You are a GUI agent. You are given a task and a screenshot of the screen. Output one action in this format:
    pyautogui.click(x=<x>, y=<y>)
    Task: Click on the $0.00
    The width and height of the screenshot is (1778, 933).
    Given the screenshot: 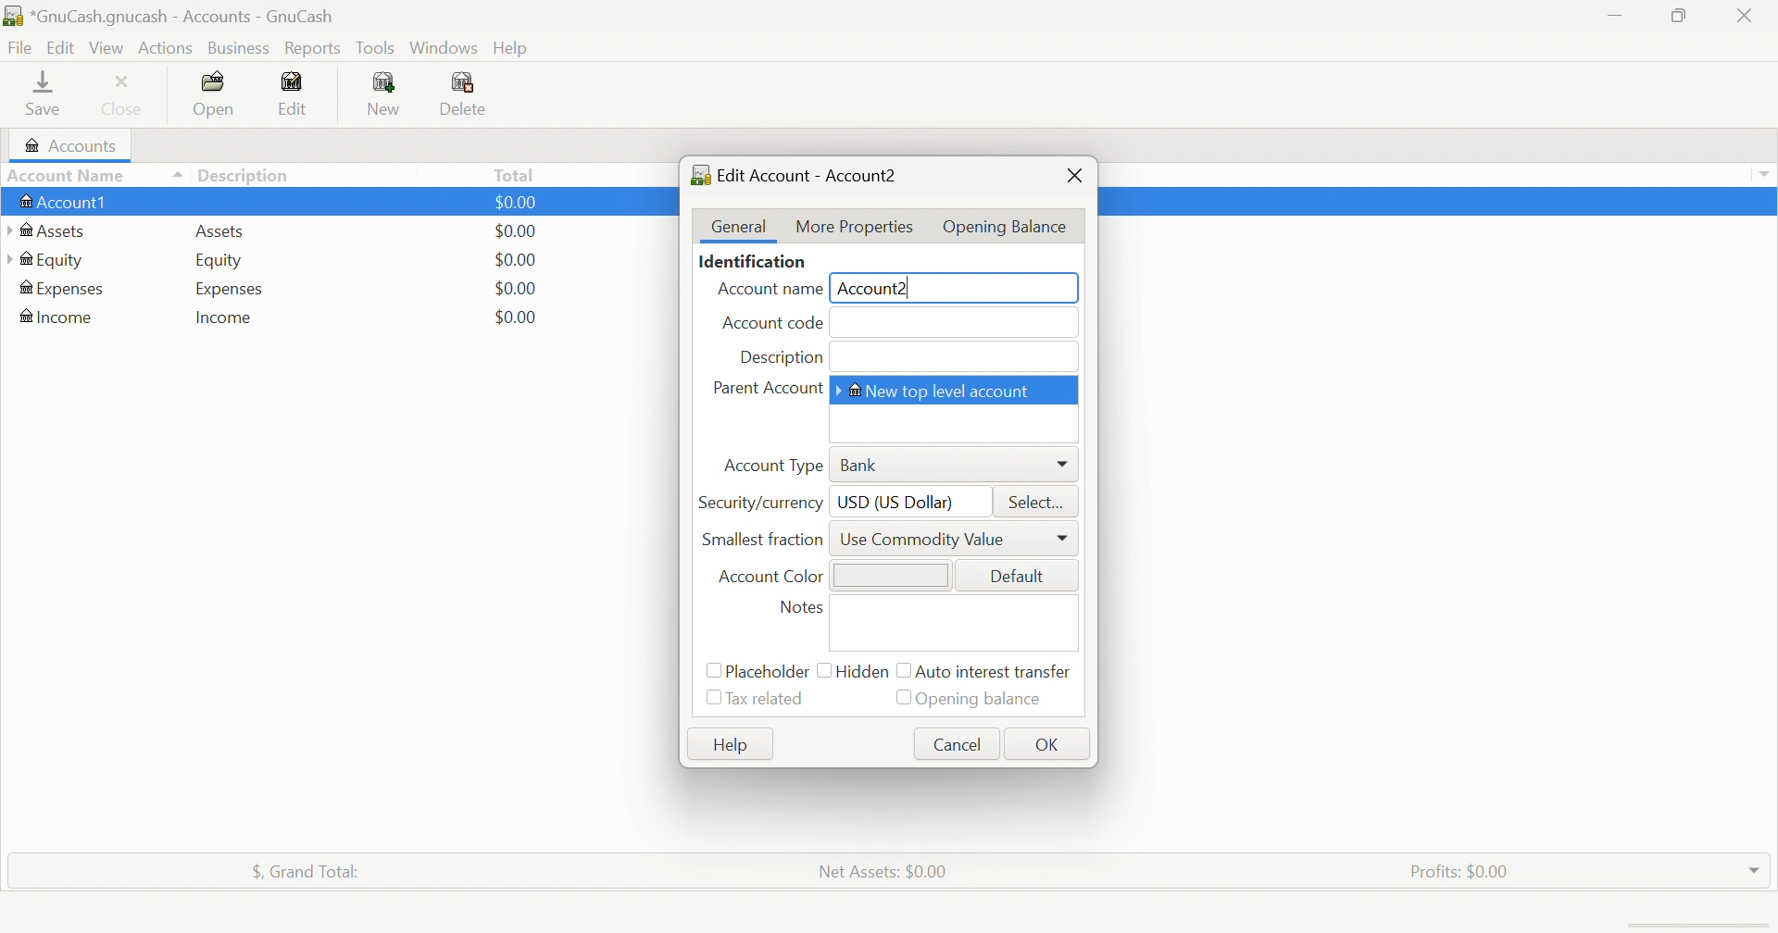 What is the action you would take?
    pyautogui.click(x=516, y=201)
    